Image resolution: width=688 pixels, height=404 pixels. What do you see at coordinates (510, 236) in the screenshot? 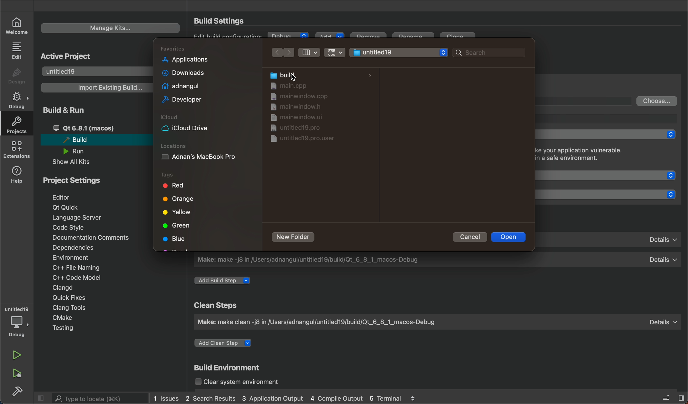
I see `open` at bounding box center [510, 236].